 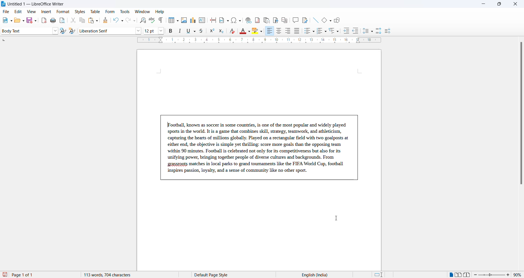 I want to click on decrease indent, so click(x=357, y=31).